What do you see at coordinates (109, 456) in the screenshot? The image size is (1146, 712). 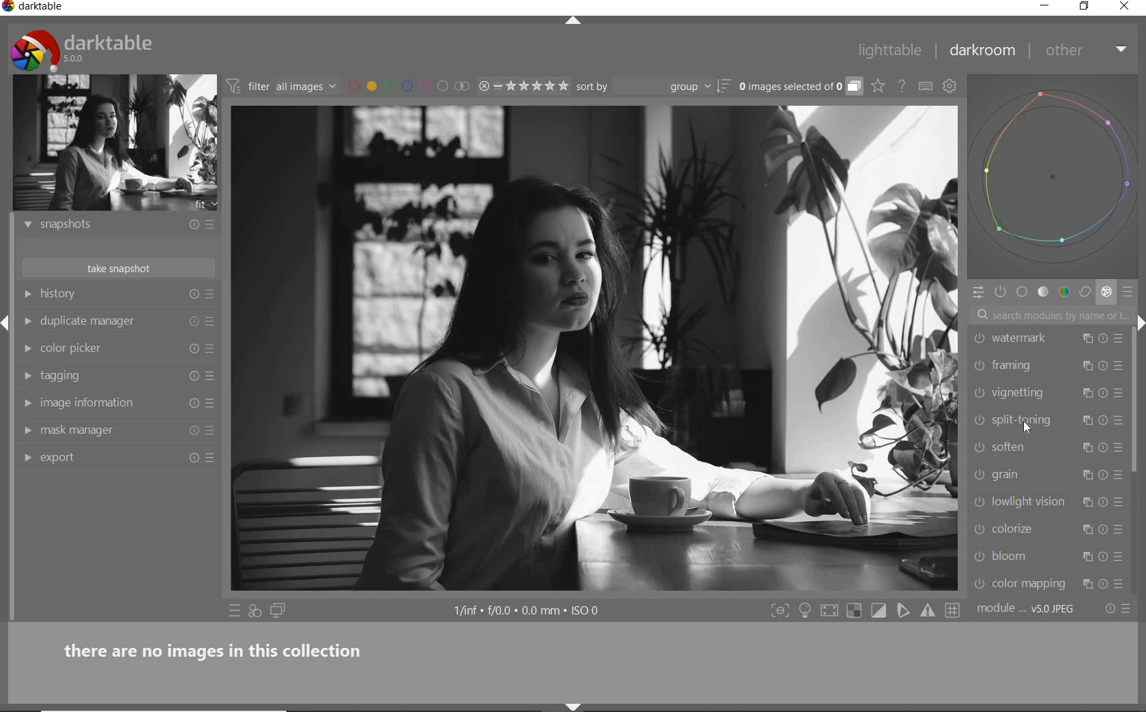 I see `export` at bounding box center [109, 456].